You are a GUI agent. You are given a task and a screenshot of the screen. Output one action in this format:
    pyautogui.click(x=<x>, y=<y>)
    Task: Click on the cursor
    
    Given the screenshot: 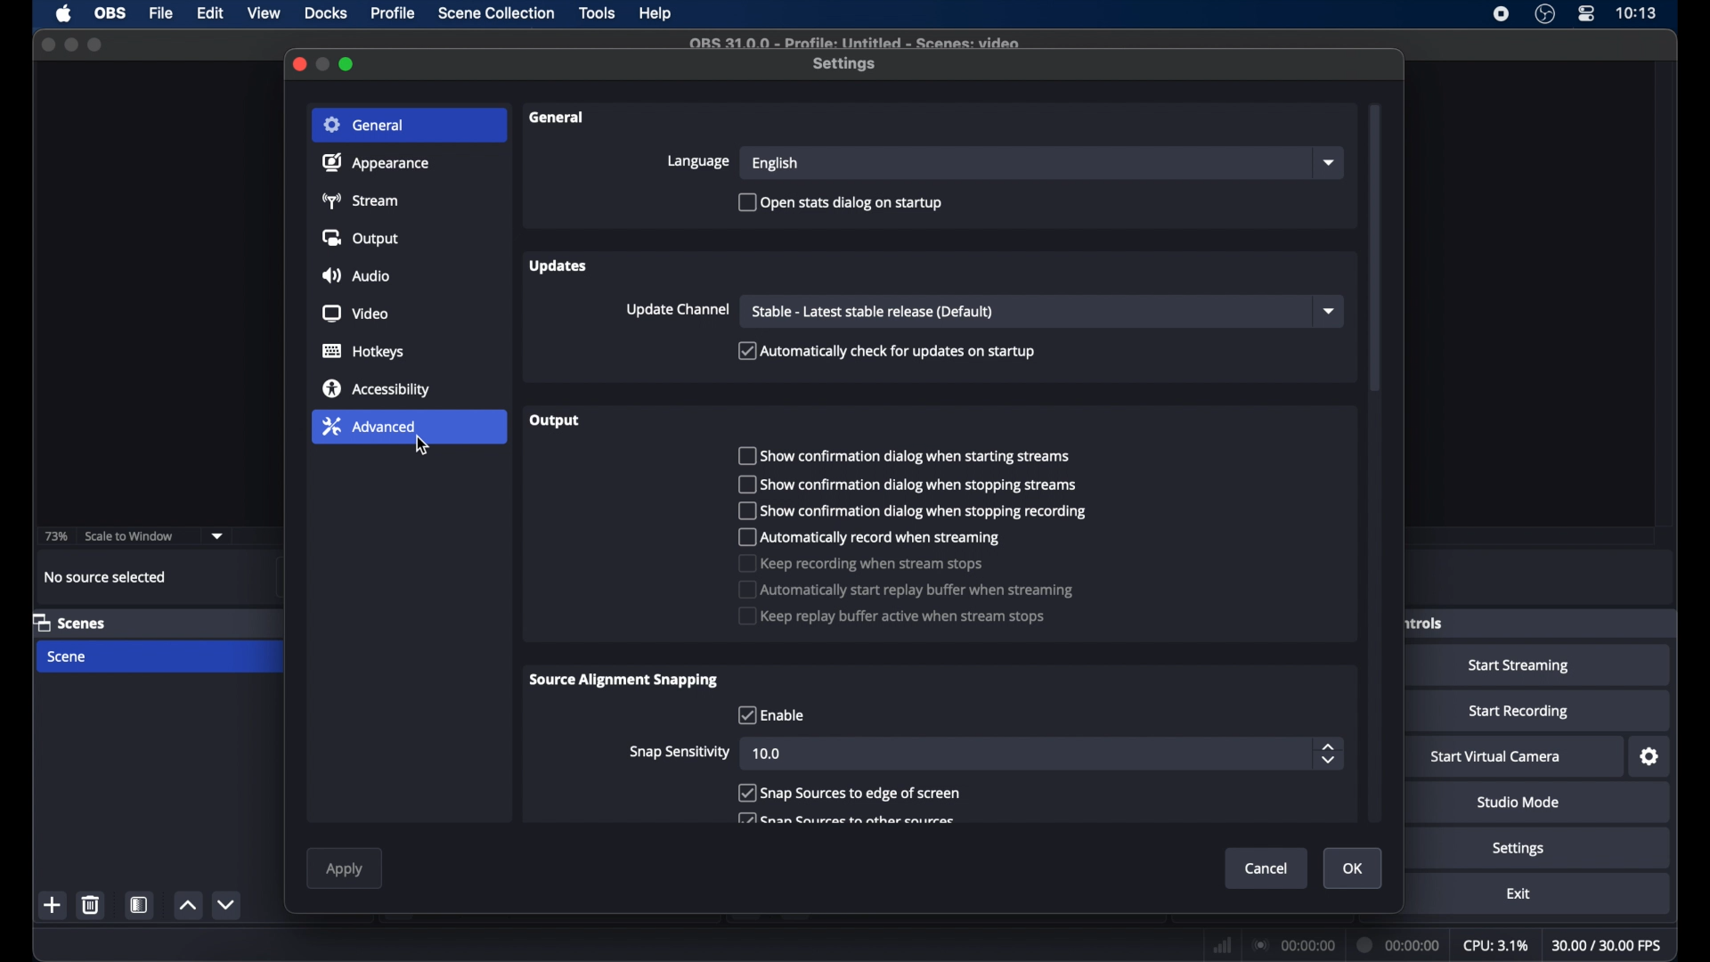 What is the action you would take?
    pyautogui.click(x=422, y=447)
    